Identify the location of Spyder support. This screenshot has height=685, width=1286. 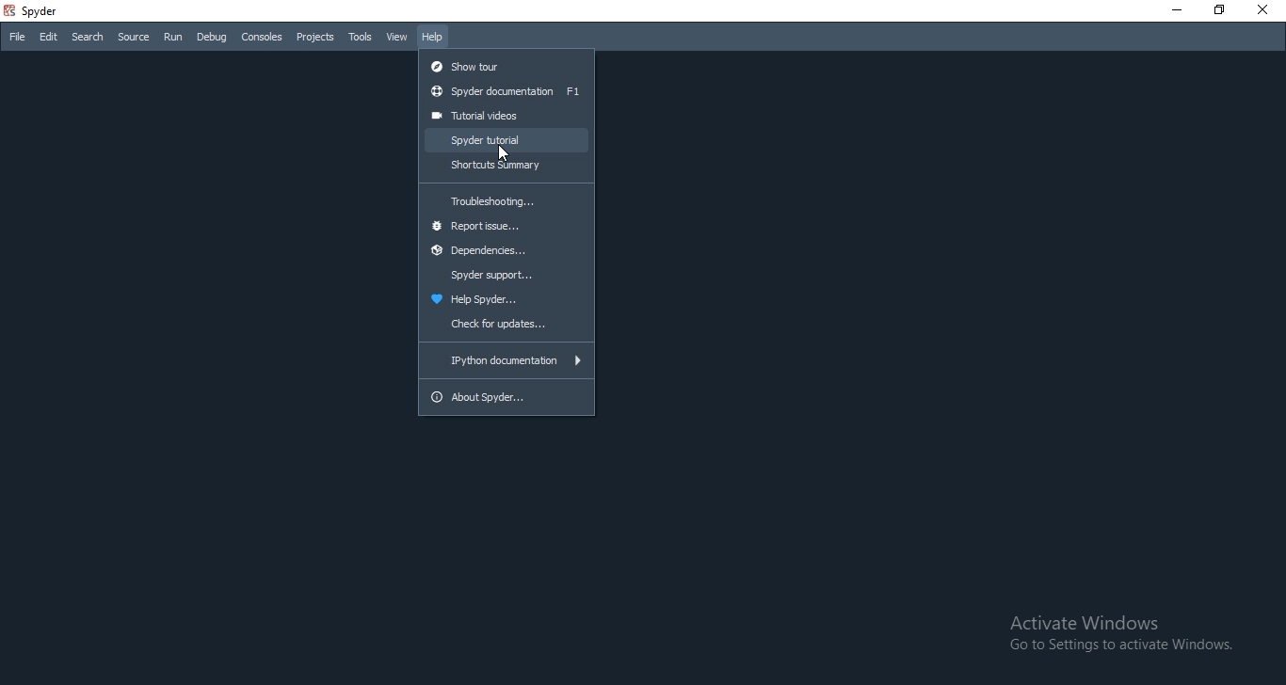
(506, 277).